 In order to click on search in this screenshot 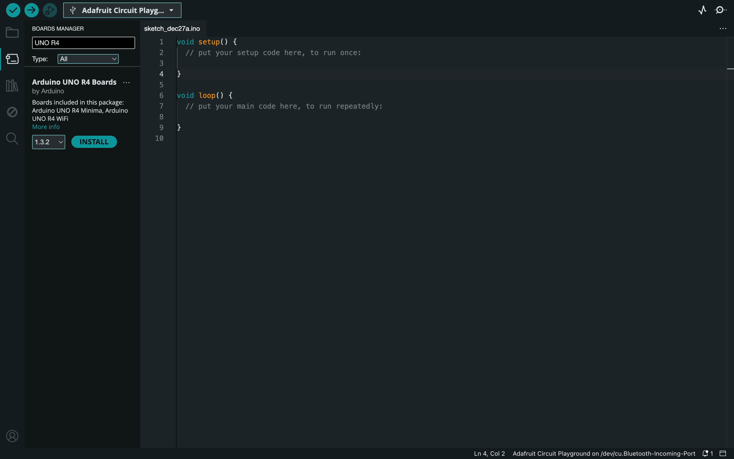, I will do `click(13, 138)`.